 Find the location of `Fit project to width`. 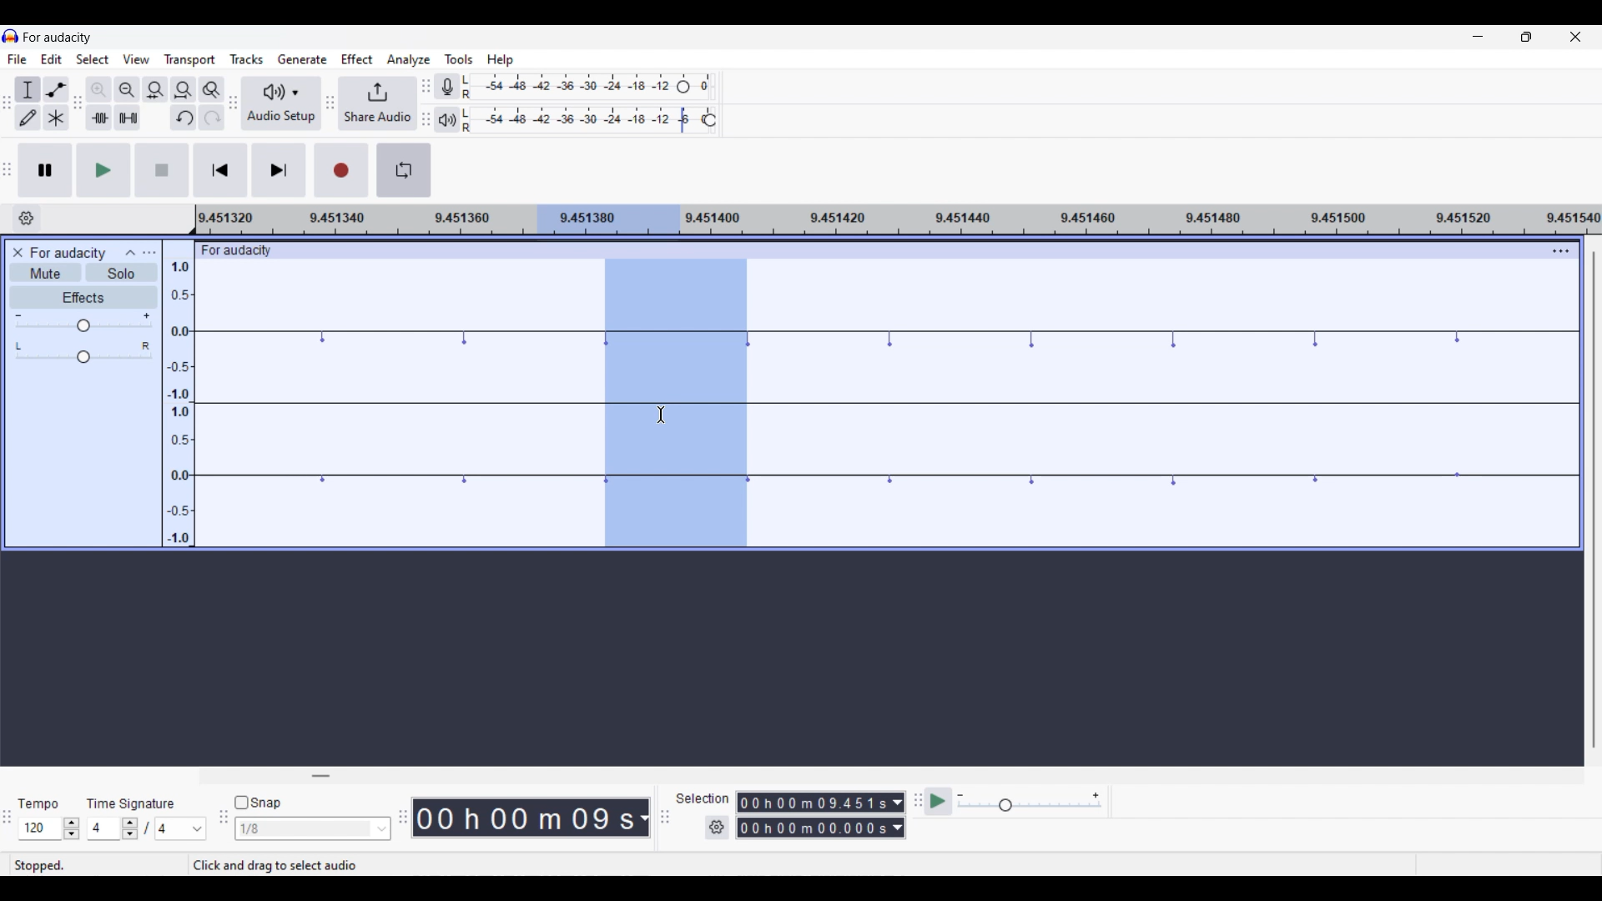

Fit project to width is located at coordinates (184, 89).